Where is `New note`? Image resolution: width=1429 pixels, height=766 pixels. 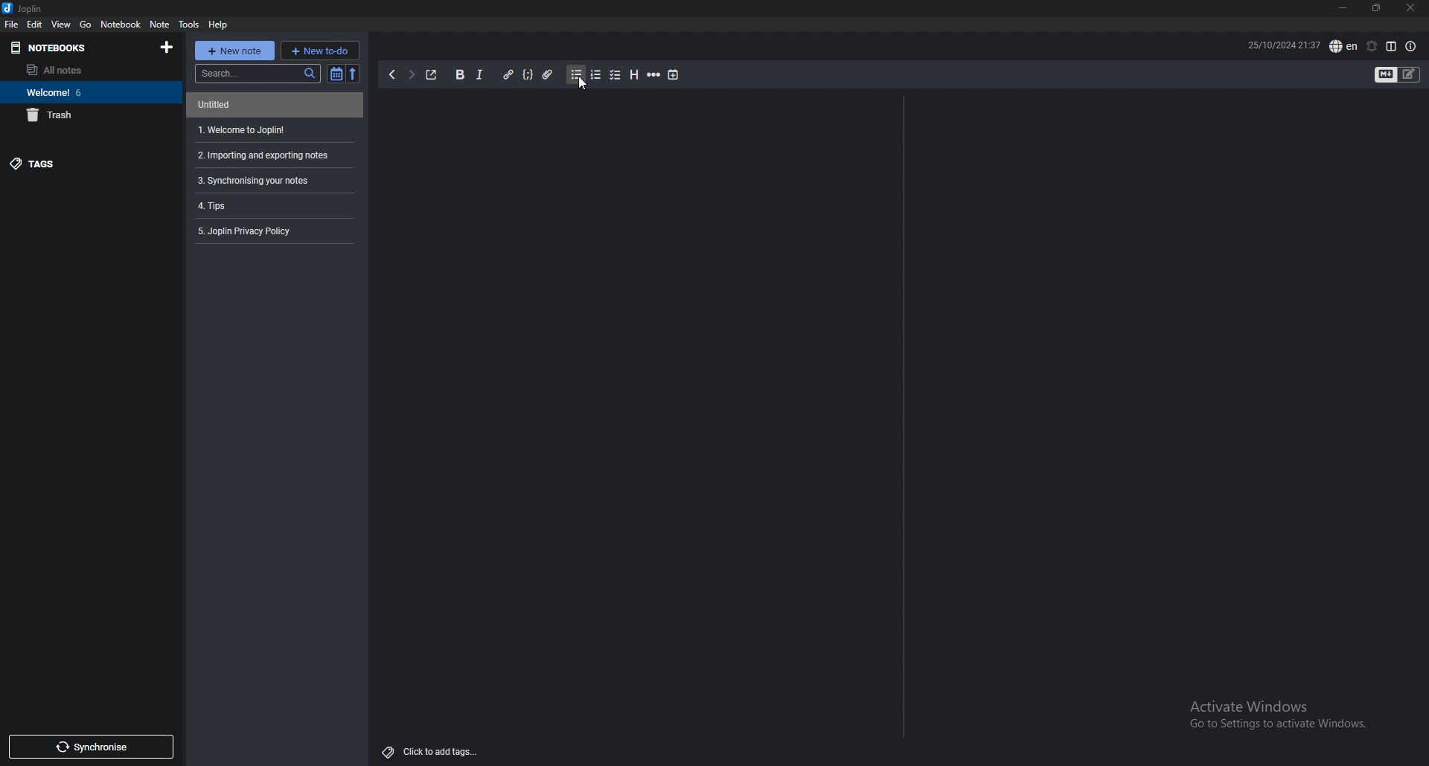 New note is located at coordinates (235, 51).